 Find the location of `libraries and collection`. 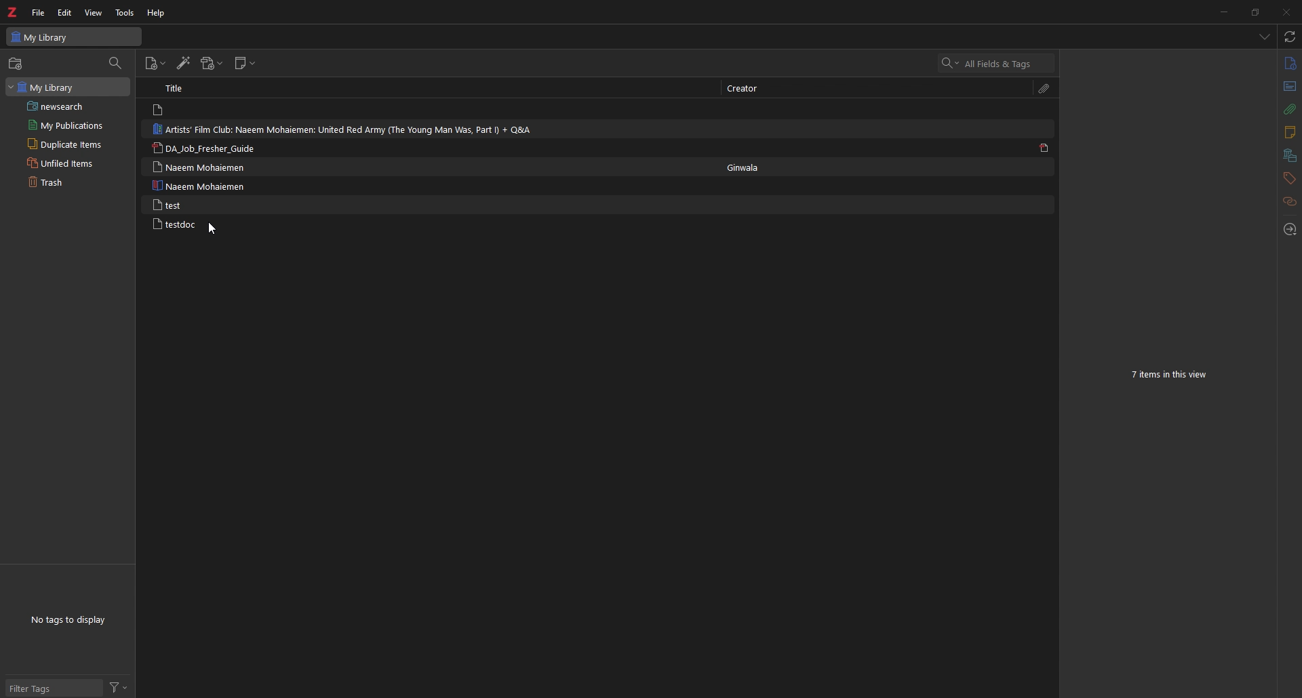

libraries and collection is located at coordinates (1290, 157).